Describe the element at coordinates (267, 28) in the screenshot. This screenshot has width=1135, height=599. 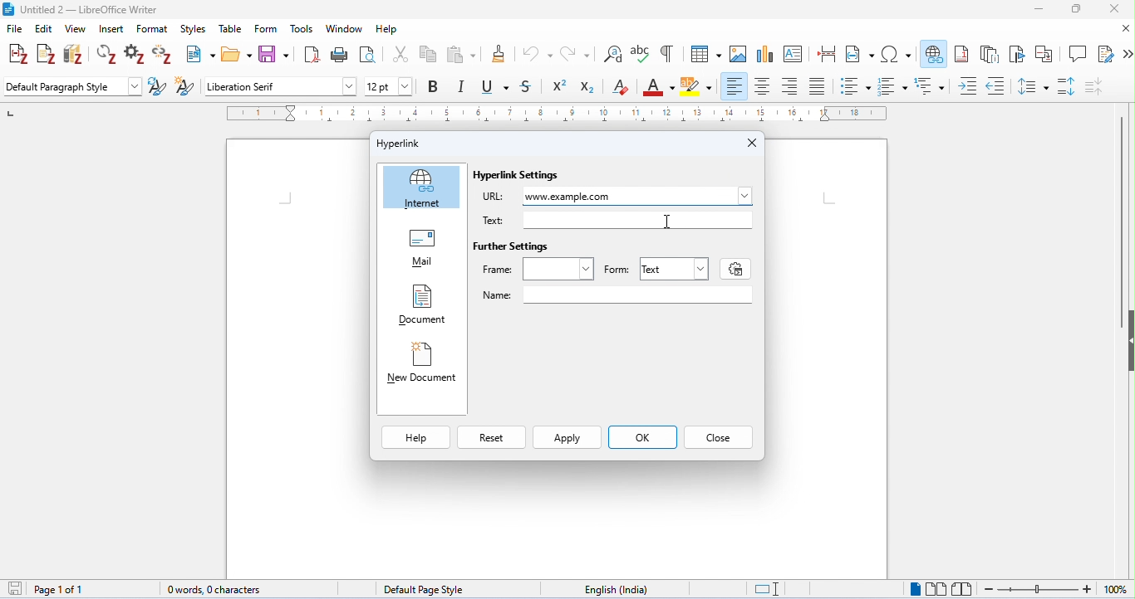
I see `form` at that location.